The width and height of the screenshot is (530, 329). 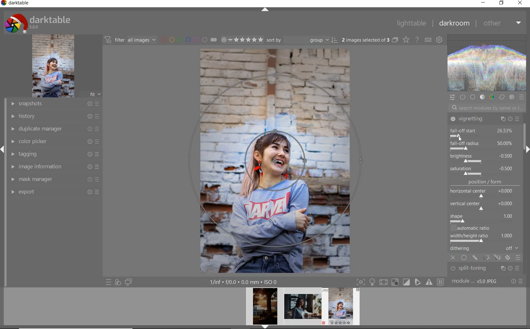 What do you see at coordinates (502, 23) in the screenshot?
I see `OTHER` at bounding box center [502, 23].